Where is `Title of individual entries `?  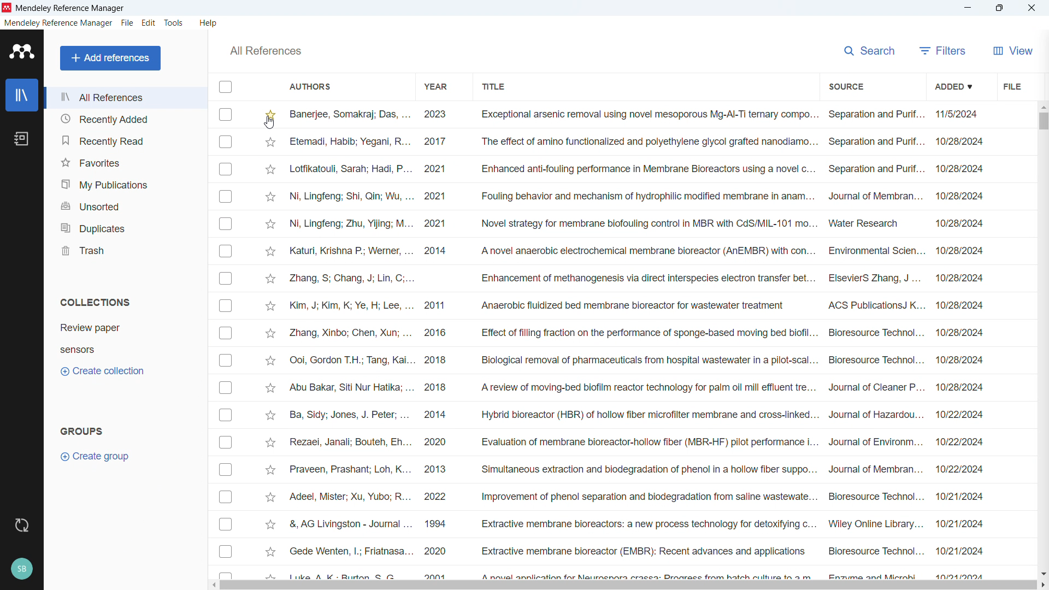 Title of individual entries  is located at coordinates (648, 342).